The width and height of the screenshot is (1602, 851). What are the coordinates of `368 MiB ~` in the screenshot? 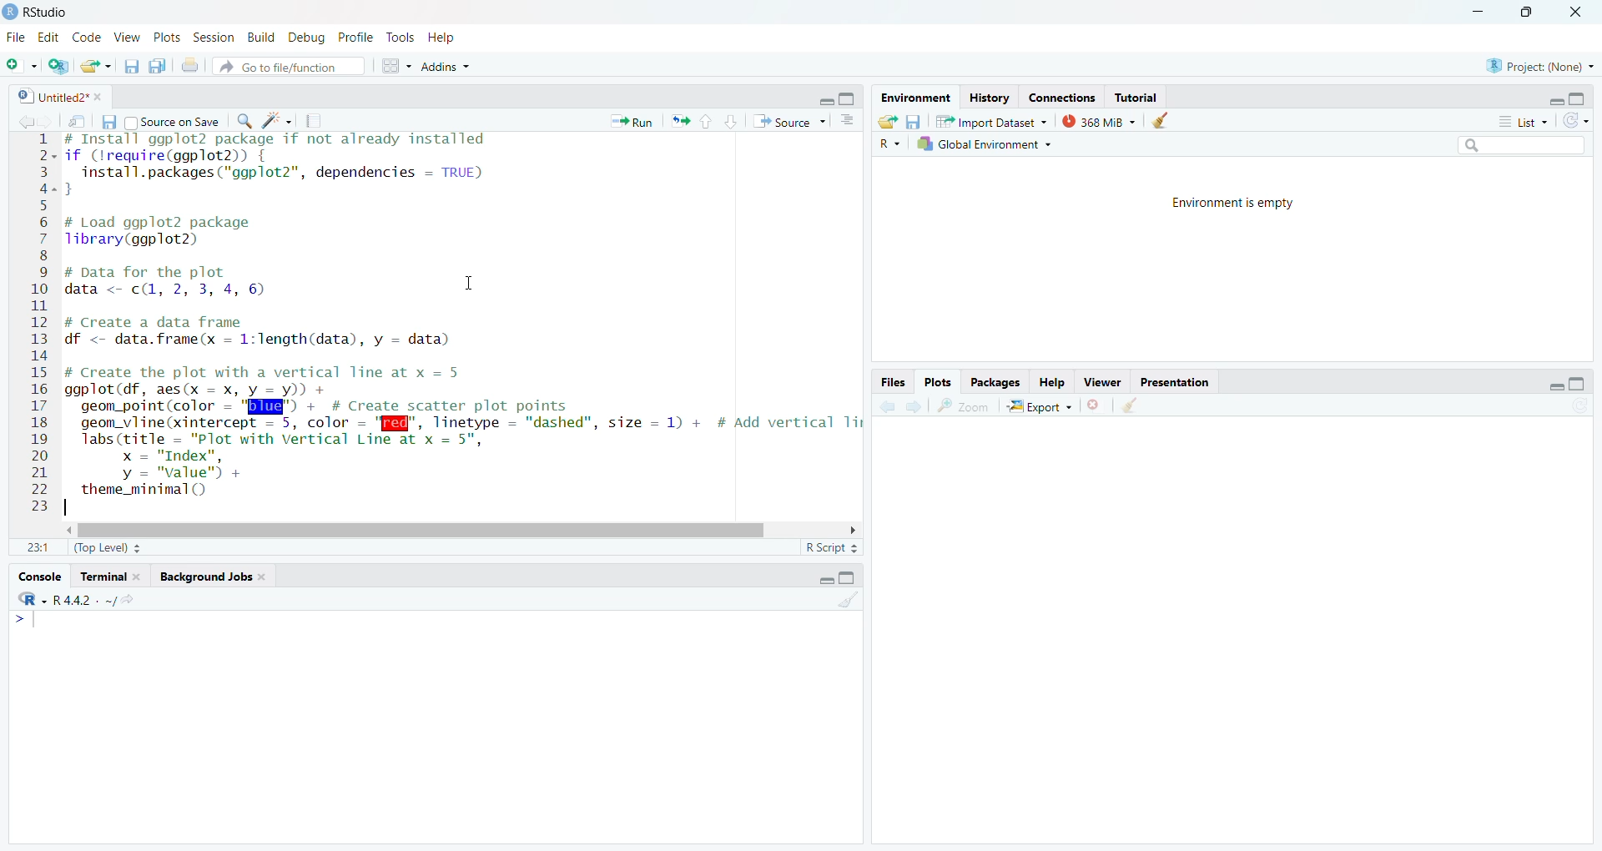 It's located at (1099, 121).